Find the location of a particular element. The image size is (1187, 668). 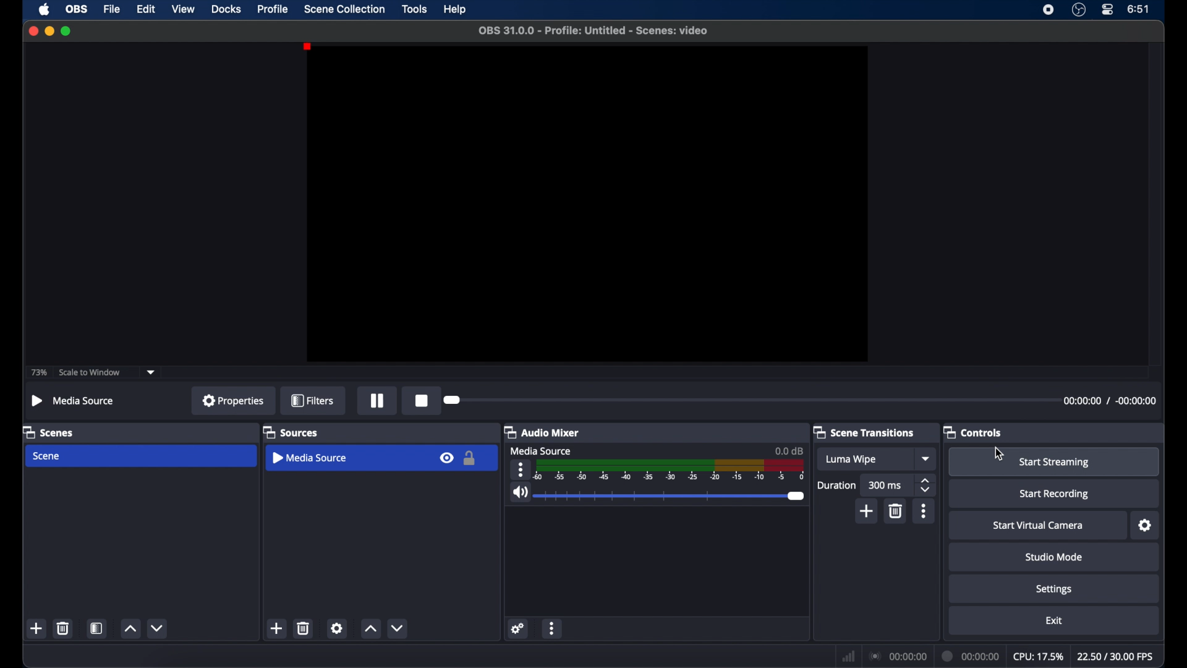

luma wipe is located at coordinates (850, 460).